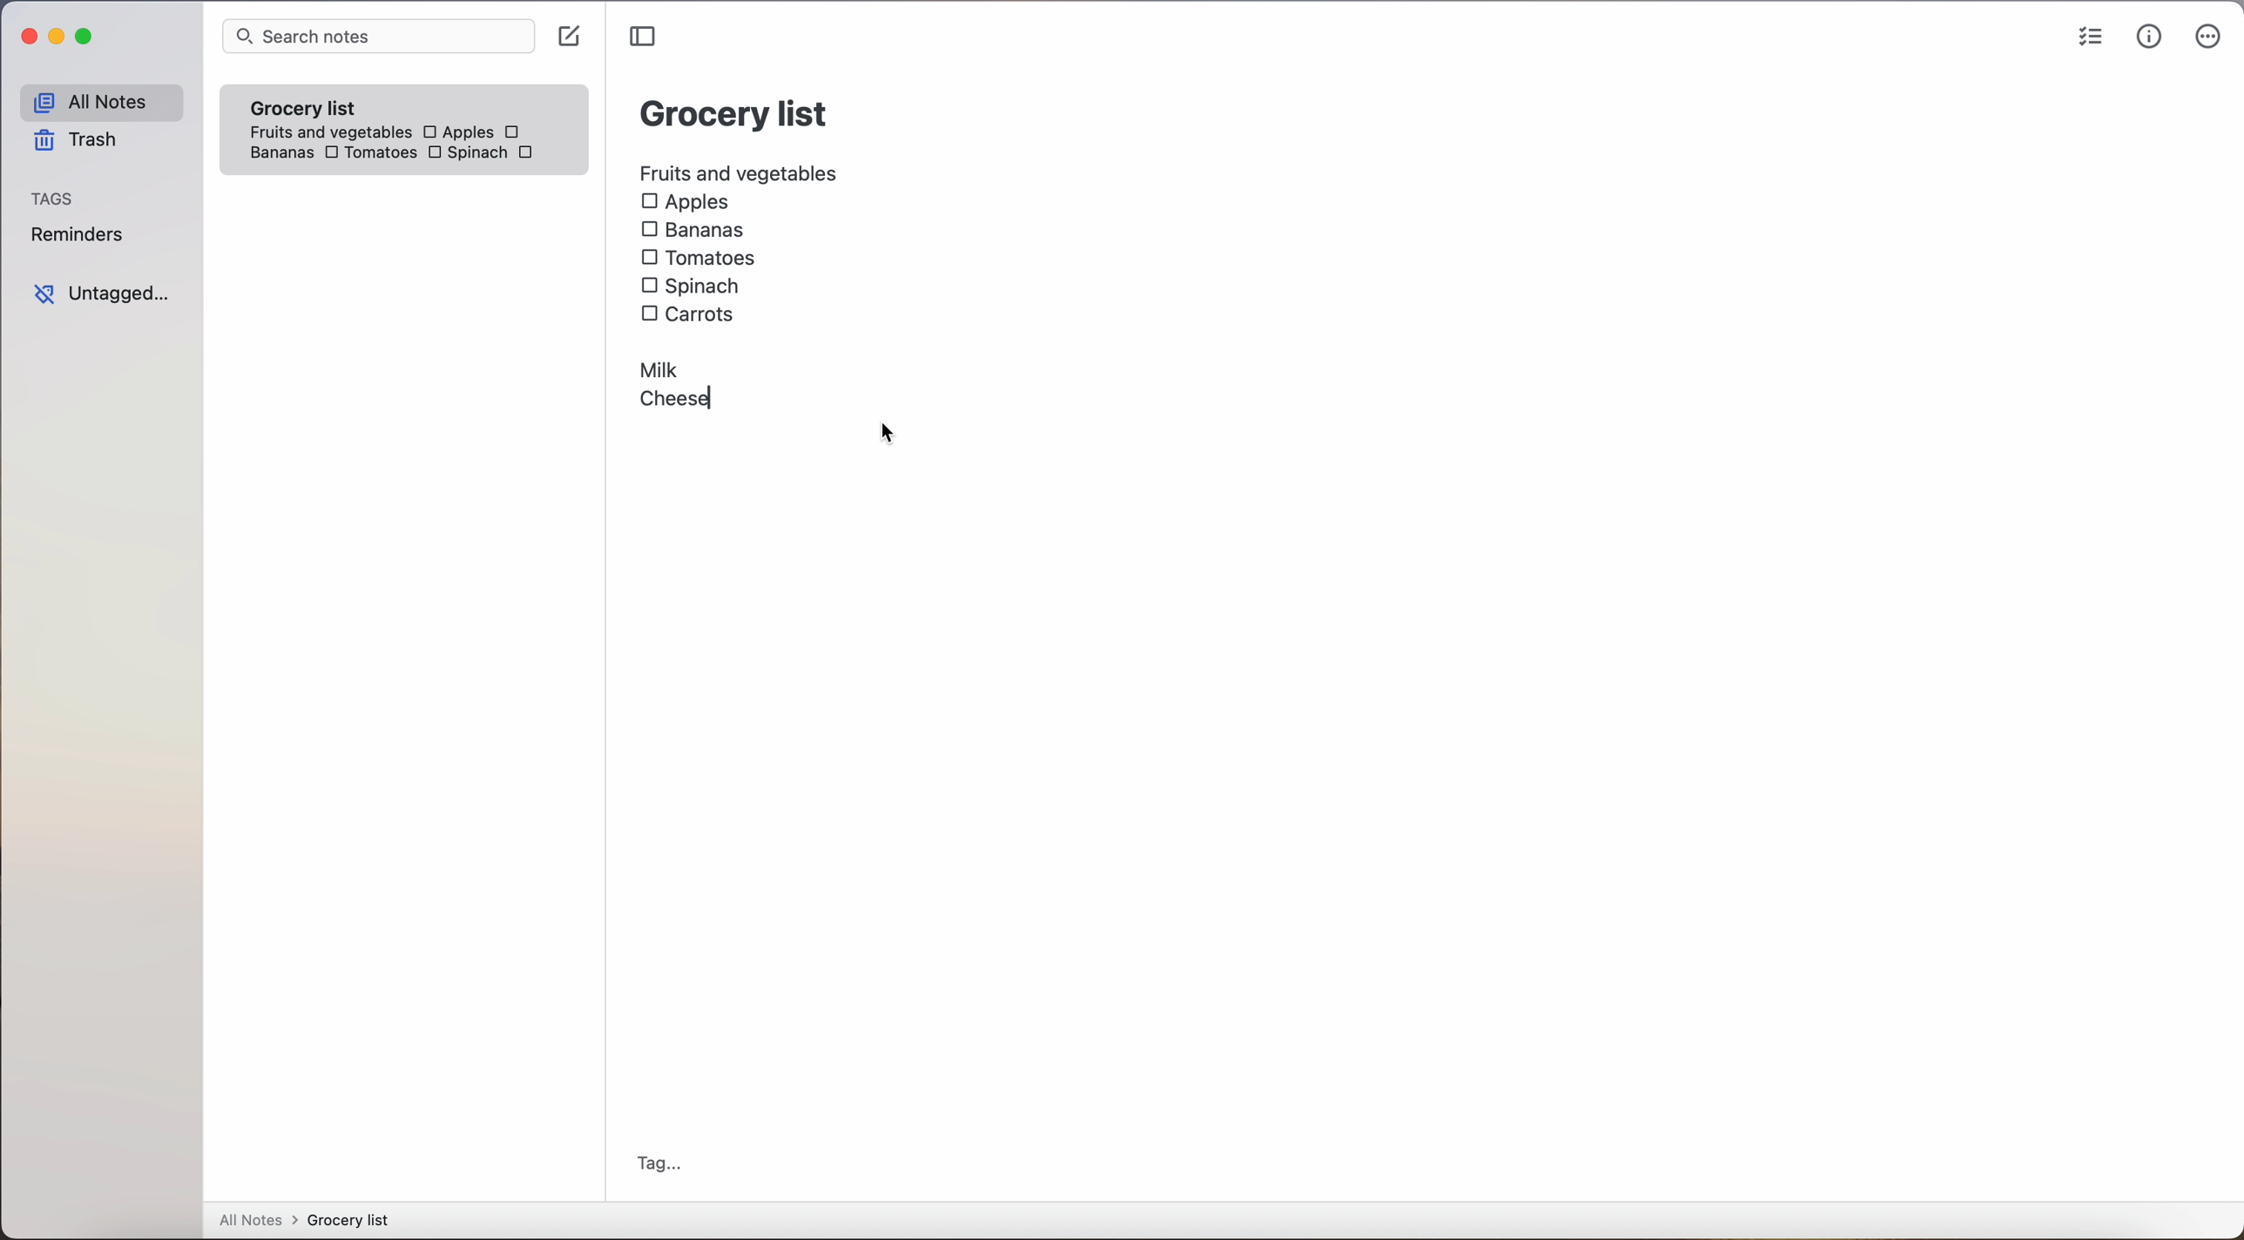  Describe the element at coordinates (379, 37) in the screenshot. I see `search notes` at that location.